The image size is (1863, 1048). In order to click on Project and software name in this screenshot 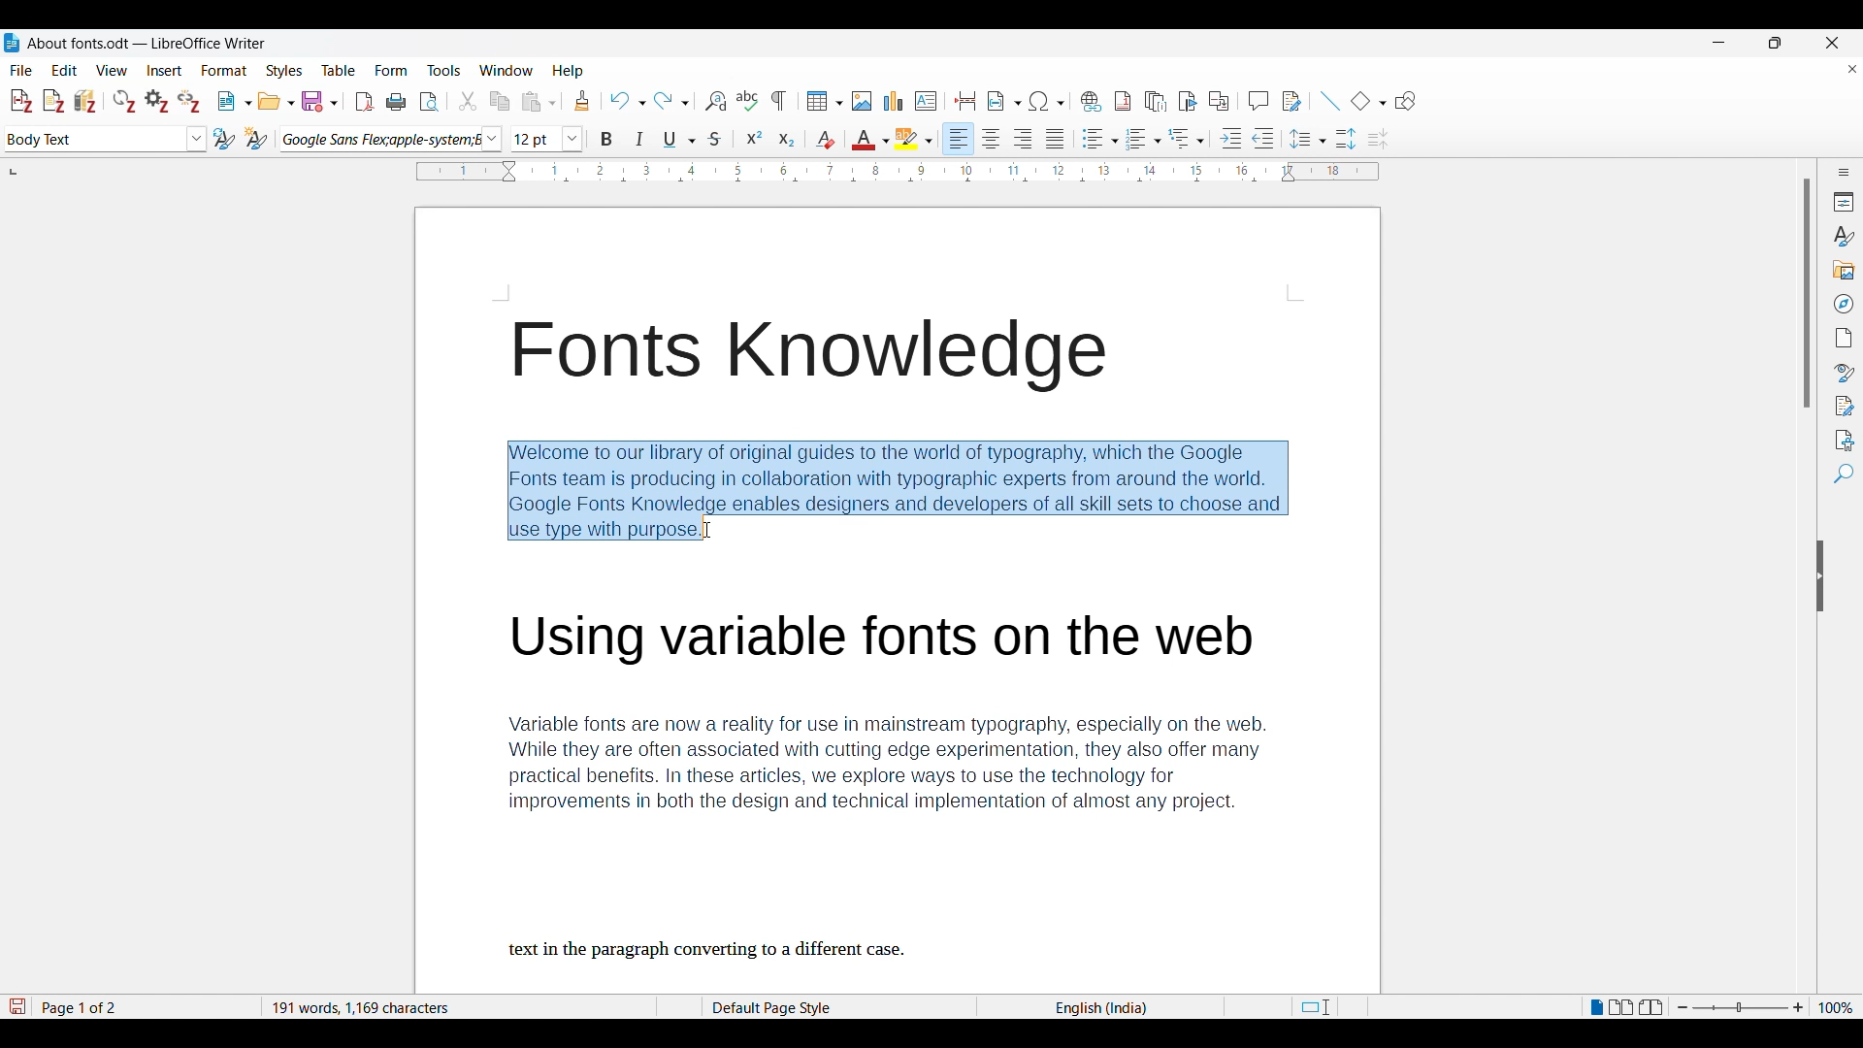, I will do `click(147, 44)`.